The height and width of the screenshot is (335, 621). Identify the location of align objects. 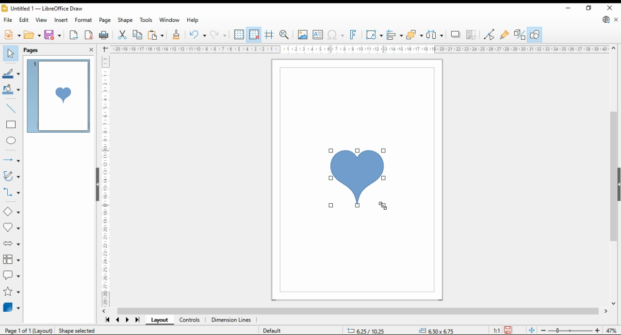
(395, 35).